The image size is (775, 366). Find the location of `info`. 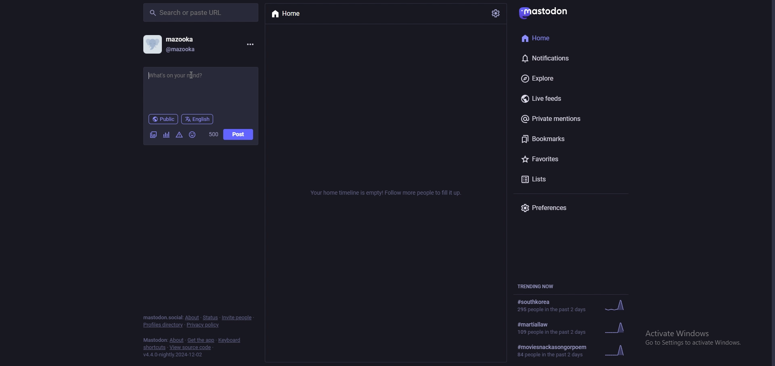

info is located at coordinates (385, 192).